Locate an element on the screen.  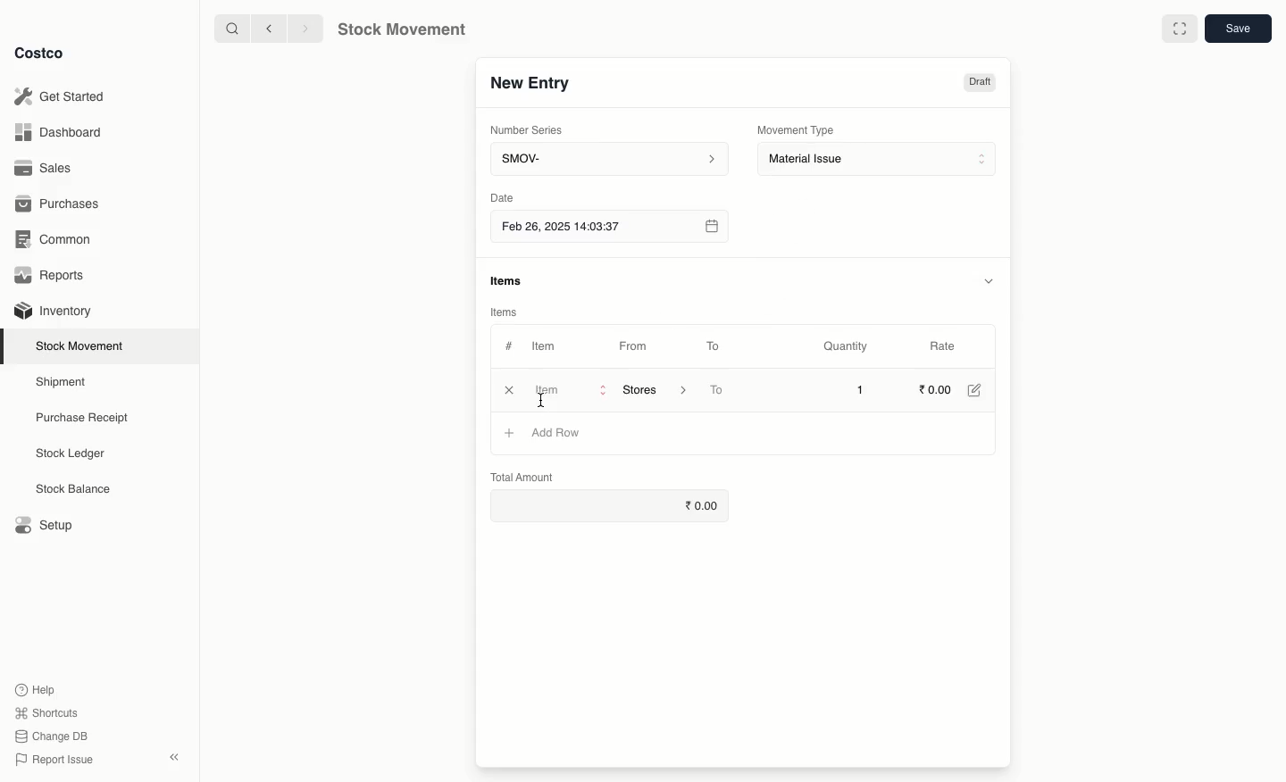
From is located at coordinates (639, 349).